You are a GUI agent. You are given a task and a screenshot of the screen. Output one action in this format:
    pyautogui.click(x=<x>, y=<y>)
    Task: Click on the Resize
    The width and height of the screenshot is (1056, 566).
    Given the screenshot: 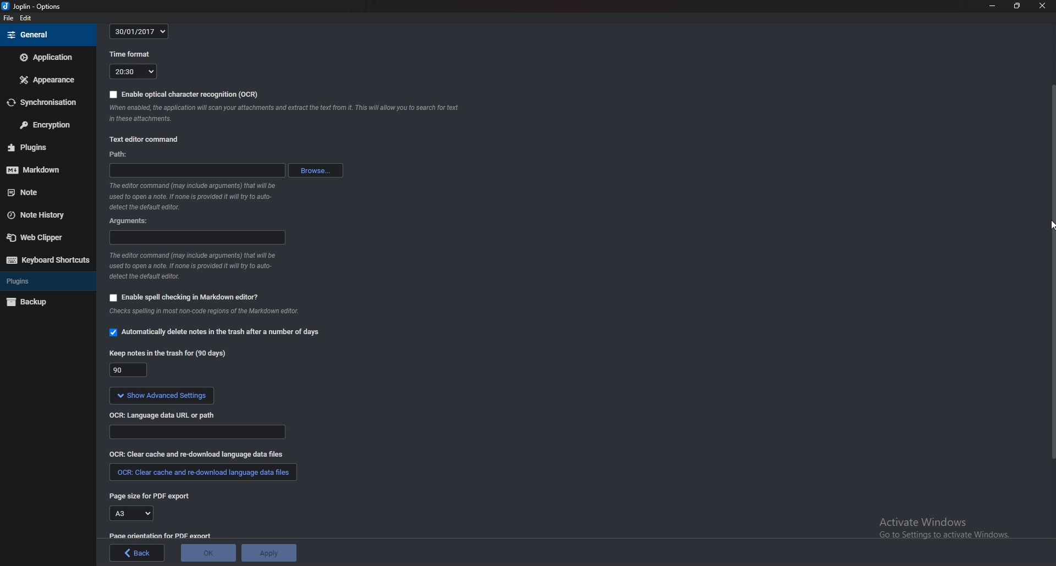 What is the action you would take?
    pyautogui.click(x=1018, y=5)
    